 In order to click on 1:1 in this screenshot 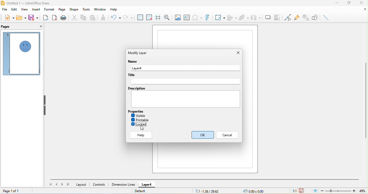, I will do `click(294, 191)`.